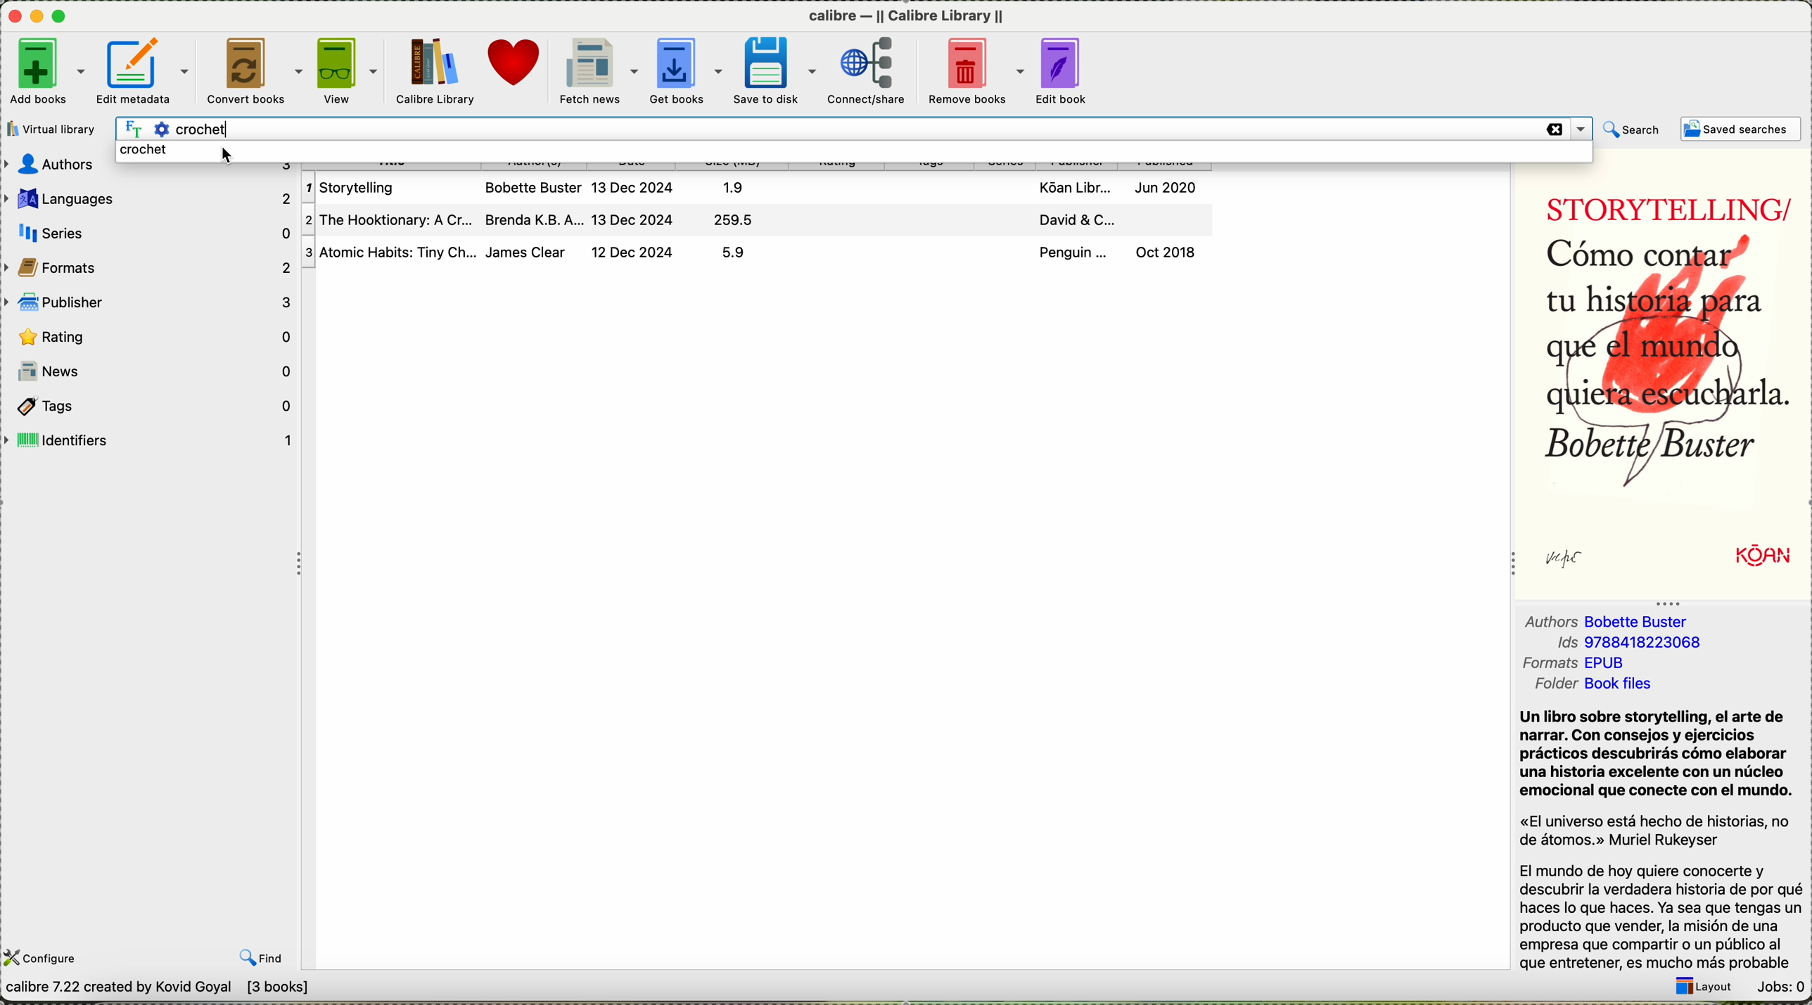  What do you see at coordinates (623, 129) in the screenshot?
I see `crochet` at bounding box center [623, 129].